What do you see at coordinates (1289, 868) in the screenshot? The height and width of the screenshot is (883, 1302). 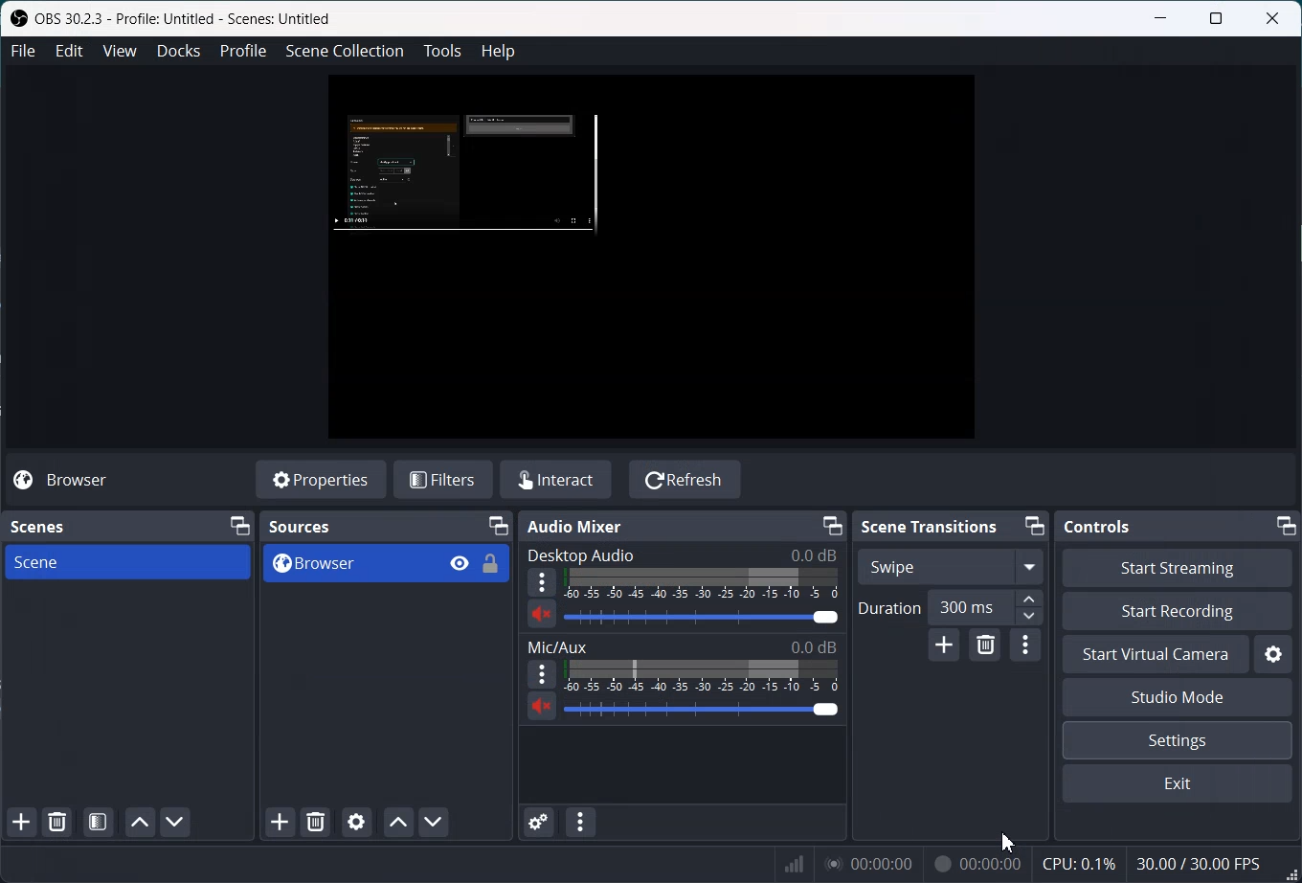 I see `Window Adjuster` at bounding box center [1289, 868].